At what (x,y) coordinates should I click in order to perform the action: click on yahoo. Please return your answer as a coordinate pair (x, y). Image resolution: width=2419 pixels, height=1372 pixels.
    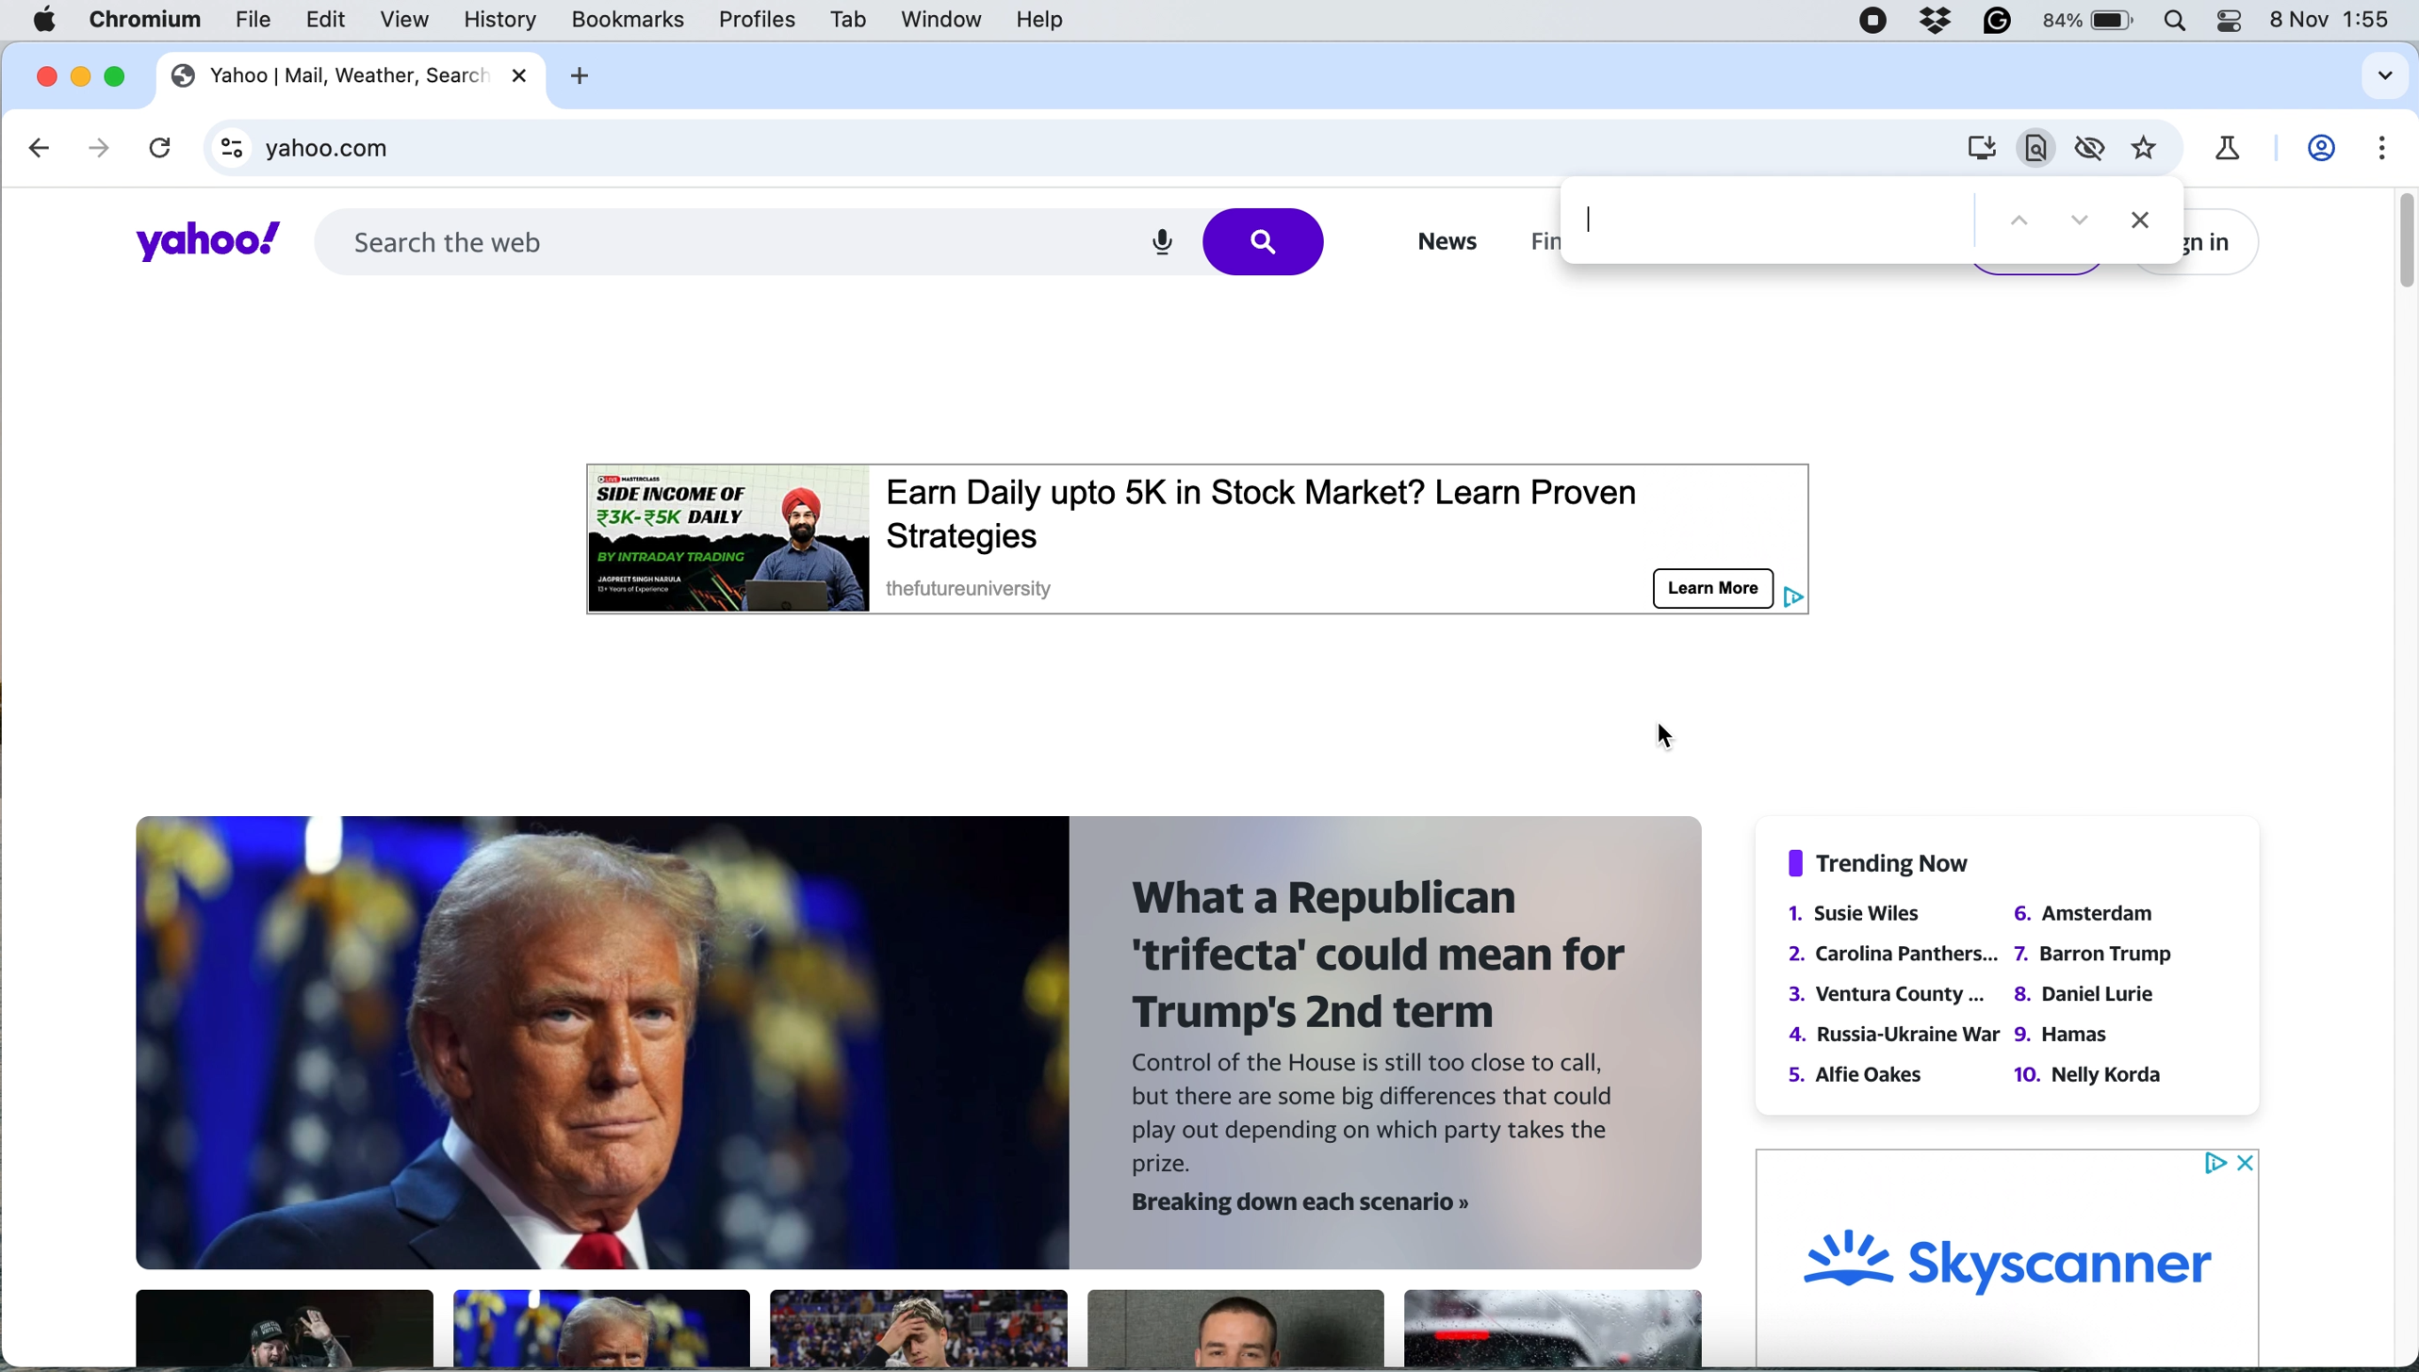
    Looking at the image, I should click on (204, 241).